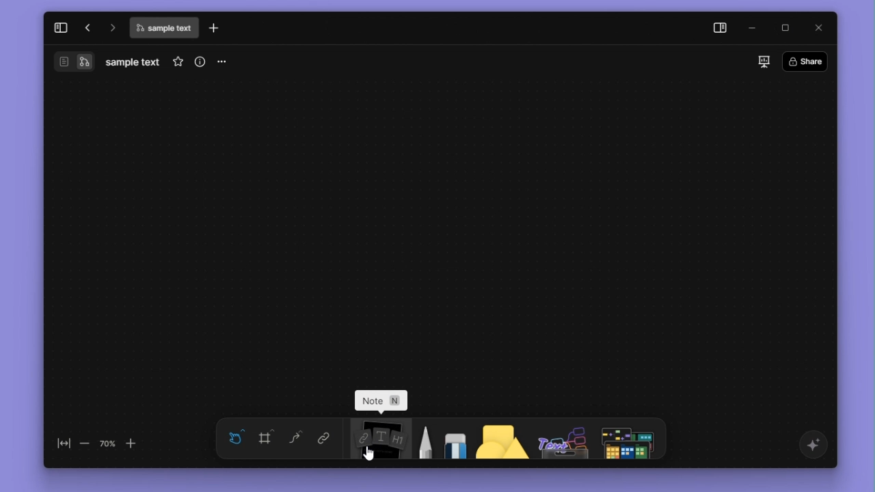 This screenshot has height=492, width=875. I want to click on 70%, so click(107, 443).